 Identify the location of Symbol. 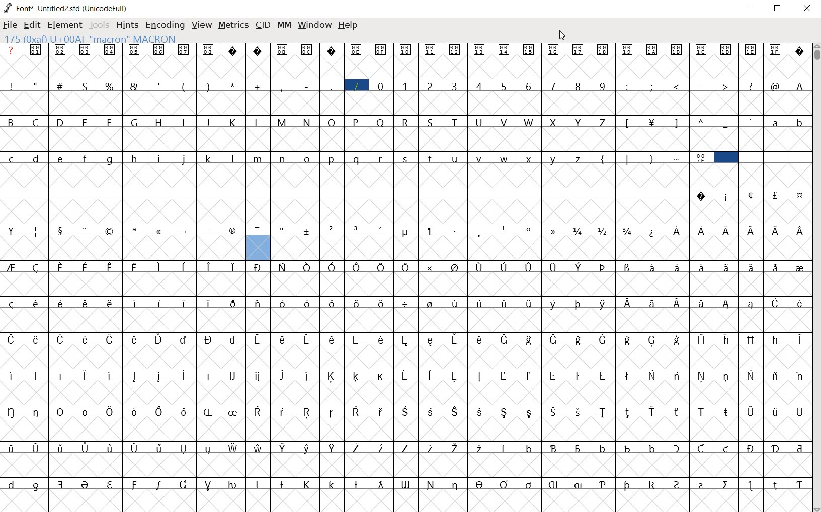
(455, 268).